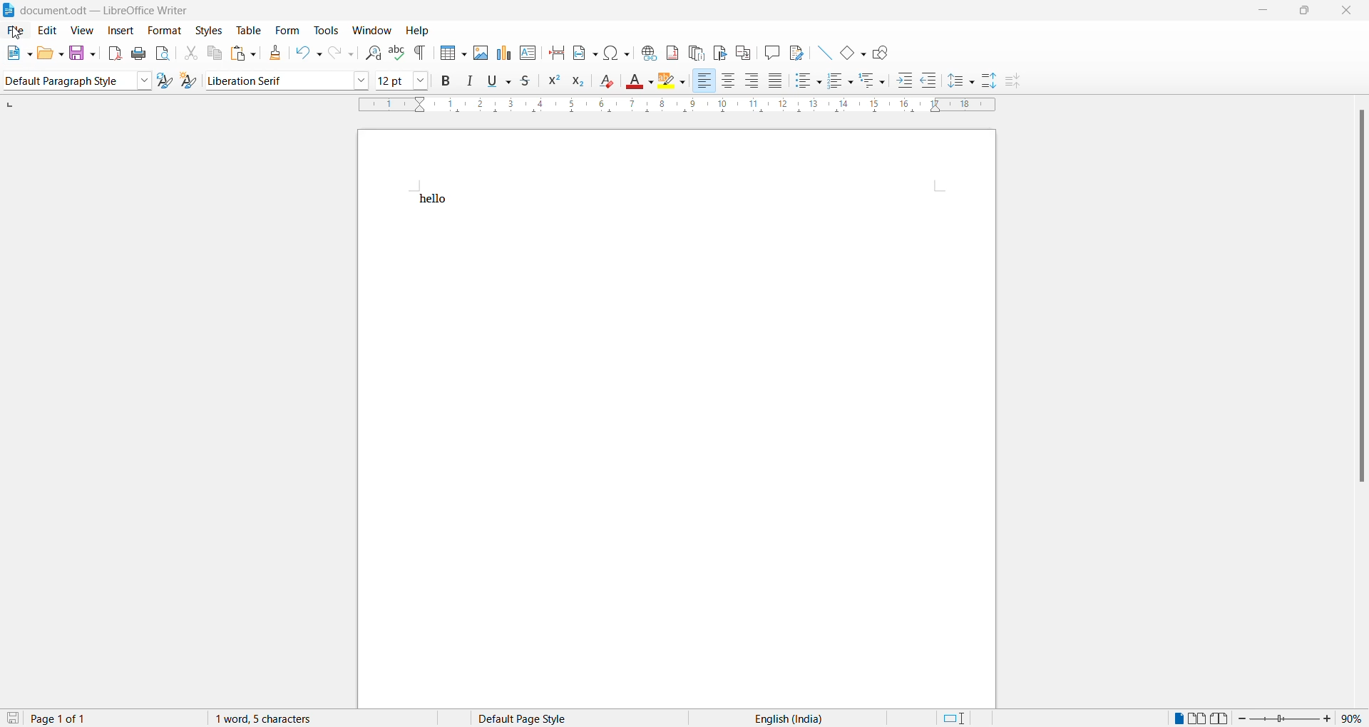  Describe the element at coordinates (498, 83) in the screenshot. I see `Underline` at that location.